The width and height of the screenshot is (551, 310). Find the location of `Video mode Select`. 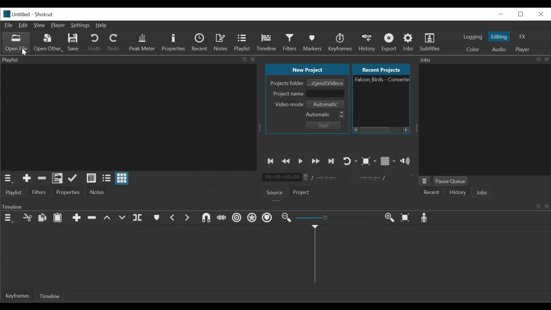

Video mode Select is located at coordinates (327, 104).